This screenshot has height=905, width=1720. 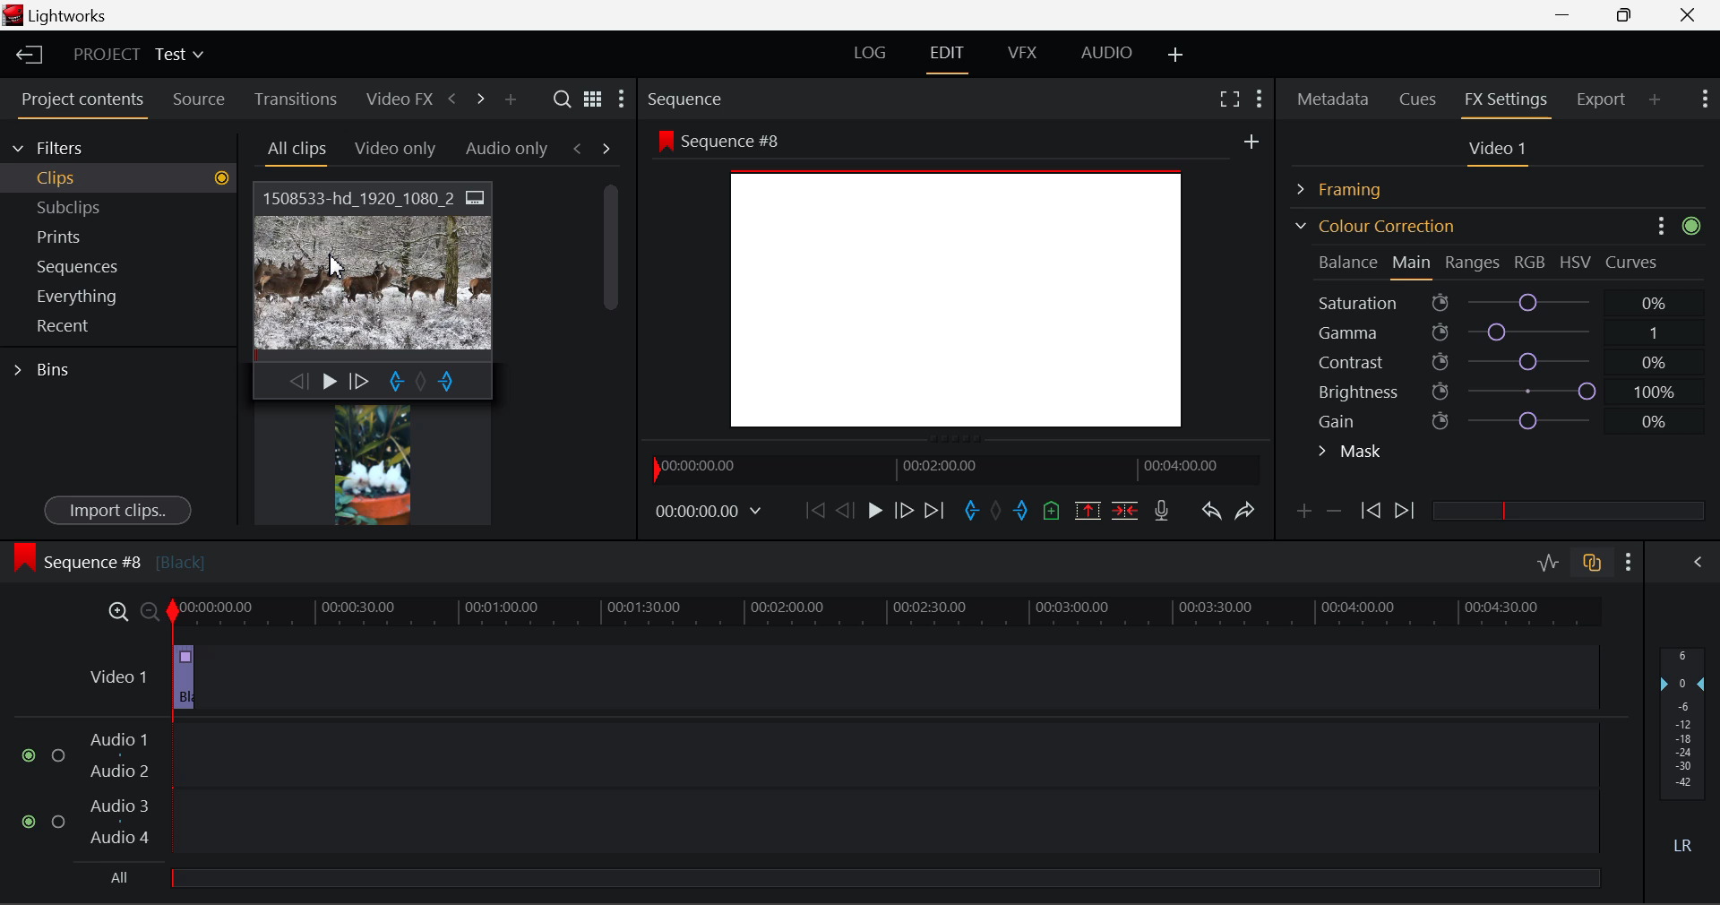 What do you see at coordinates (887, 613) in the screenshot?
I see `Project Timeline` at bounding box center [887, 613].